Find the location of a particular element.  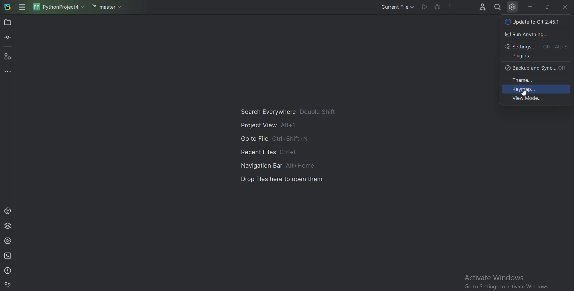

Keymap is located at coordinates (523, 90).